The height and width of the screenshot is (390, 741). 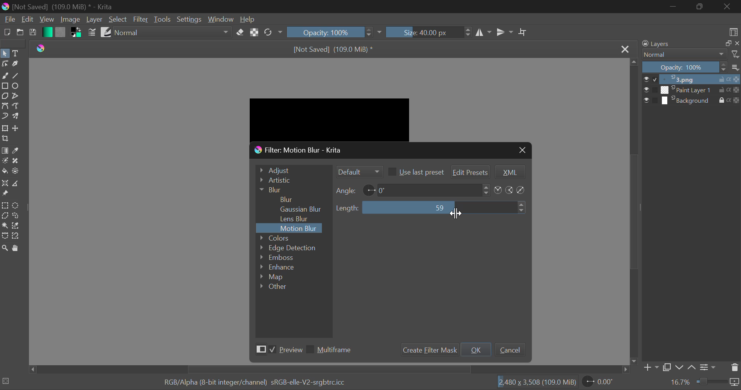 I want to click on Brush Presets, so click(x=106, y=32).